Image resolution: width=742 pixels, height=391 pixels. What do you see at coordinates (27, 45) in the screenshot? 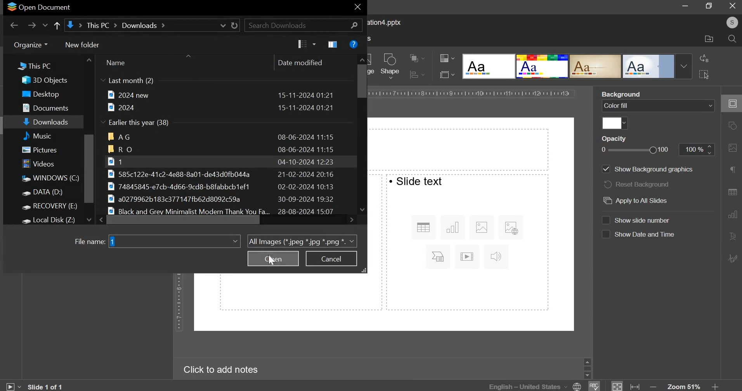
I see `organize` at bounding box center [27, 45].